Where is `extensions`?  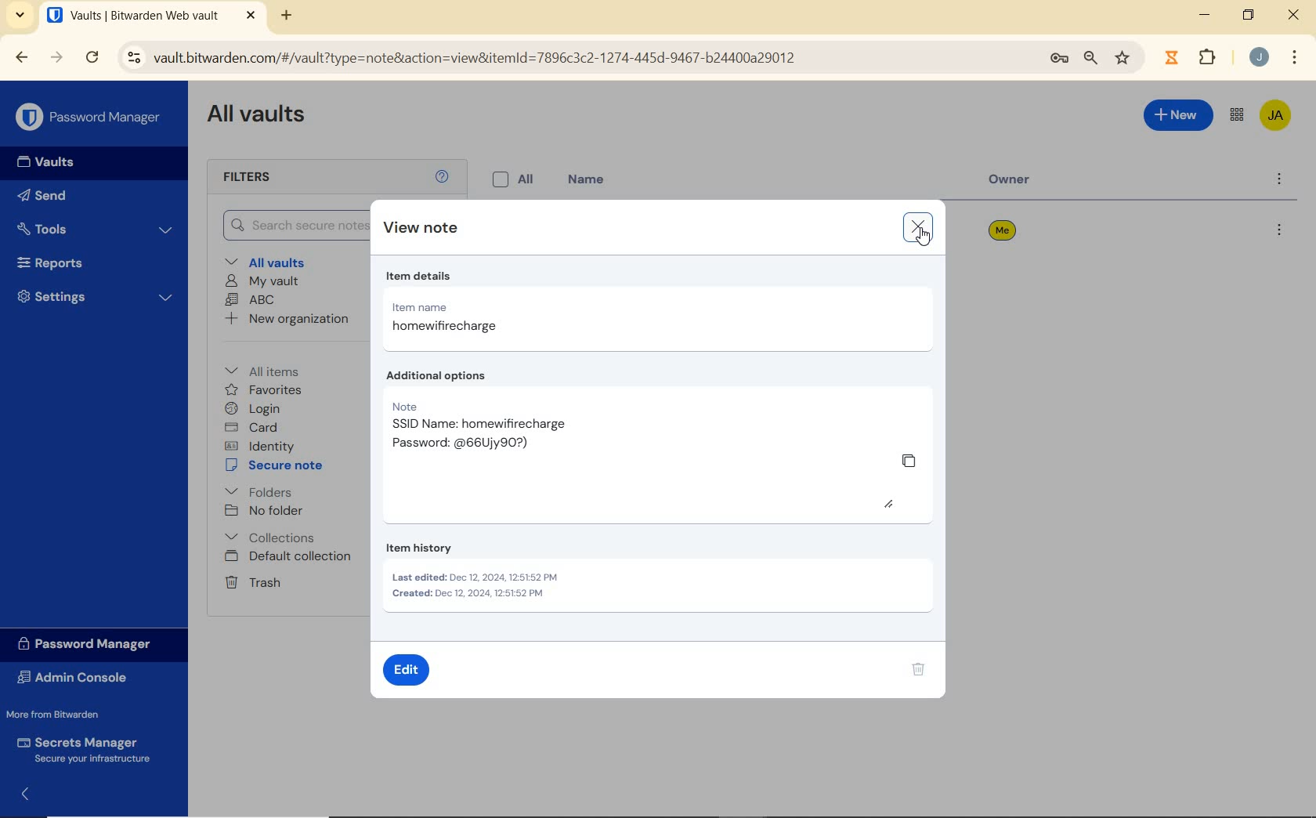
extensions is located at coordinates (1170, 58).